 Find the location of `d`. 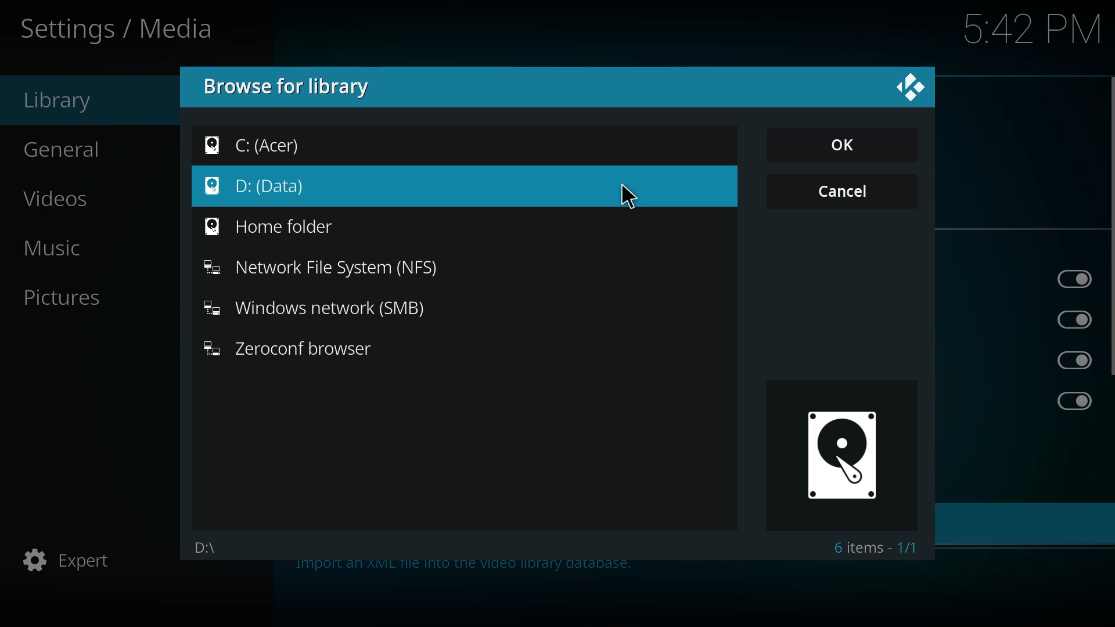

d is located at coordinates (209, 546).